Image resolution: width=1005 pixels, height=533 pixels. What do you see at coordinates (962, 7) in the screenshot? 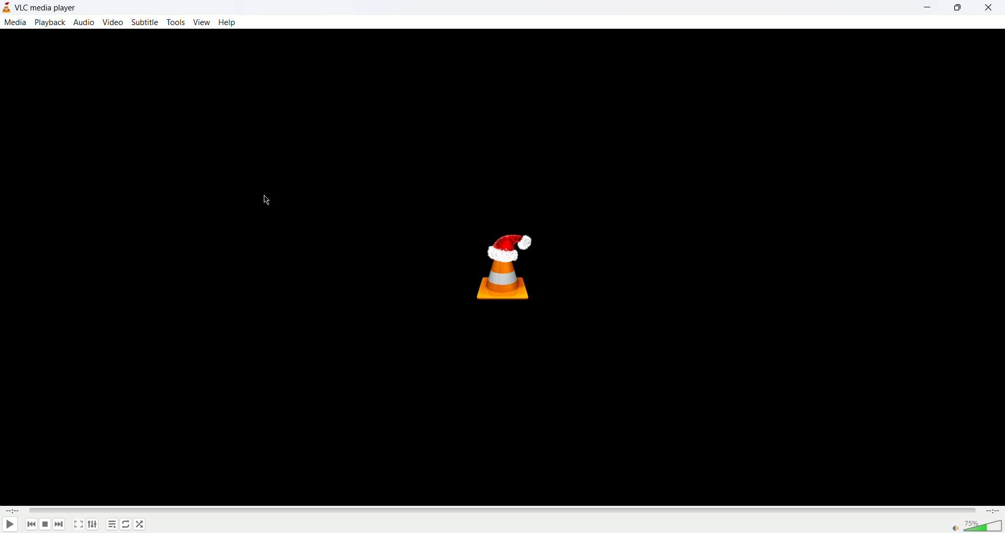
I see `maximize` at bounding box center [962, 7].